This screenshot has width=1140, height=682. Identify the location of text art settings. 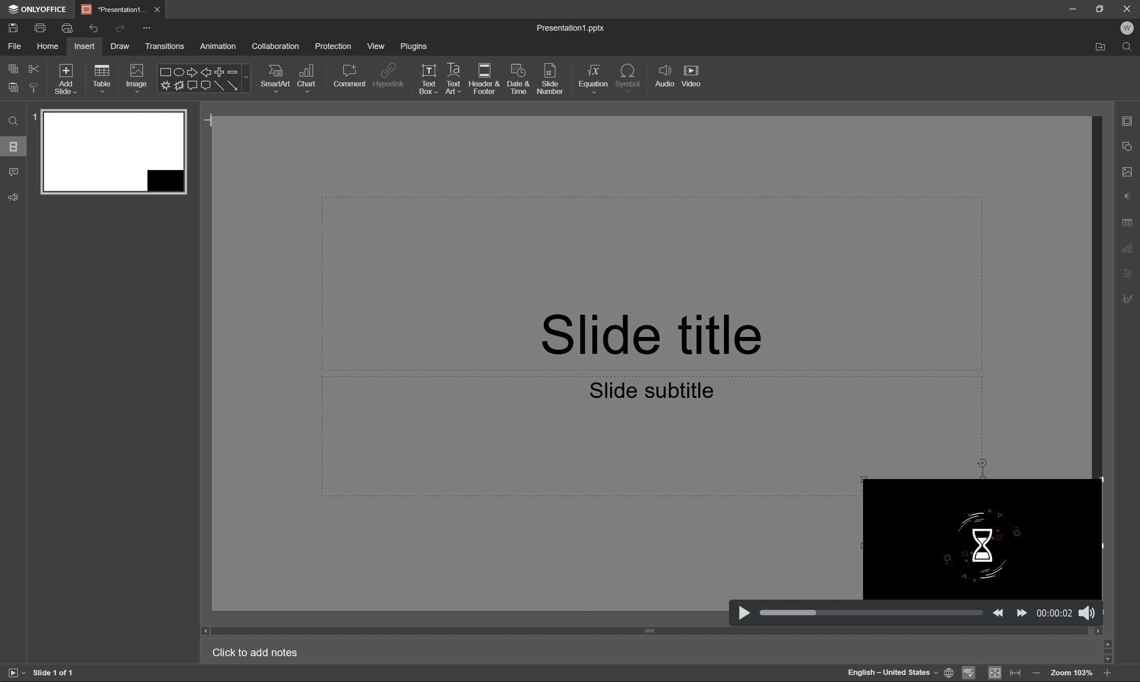
(1130, 273).